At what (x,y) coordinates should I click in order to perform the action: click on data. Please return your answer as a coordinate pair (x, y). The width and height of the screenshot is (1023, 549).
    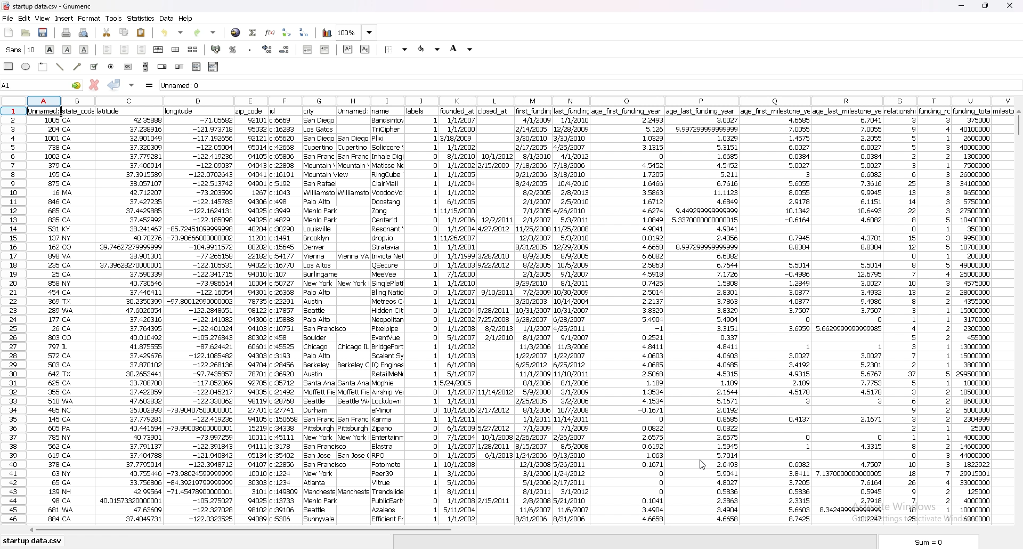
    Looking at the image, I should click on (703, 317).